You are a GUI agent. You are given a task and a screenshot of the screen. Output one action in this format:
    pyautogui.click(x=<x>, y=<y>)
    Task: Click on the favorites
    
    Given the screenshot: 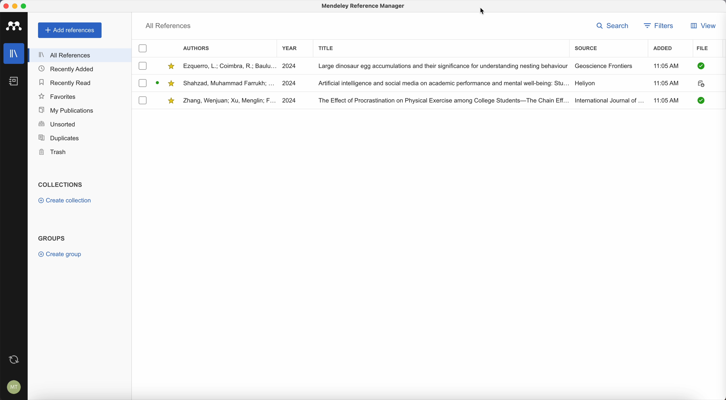 What is the action you would take?
    pyautogui.click(x=58, y=96)
    